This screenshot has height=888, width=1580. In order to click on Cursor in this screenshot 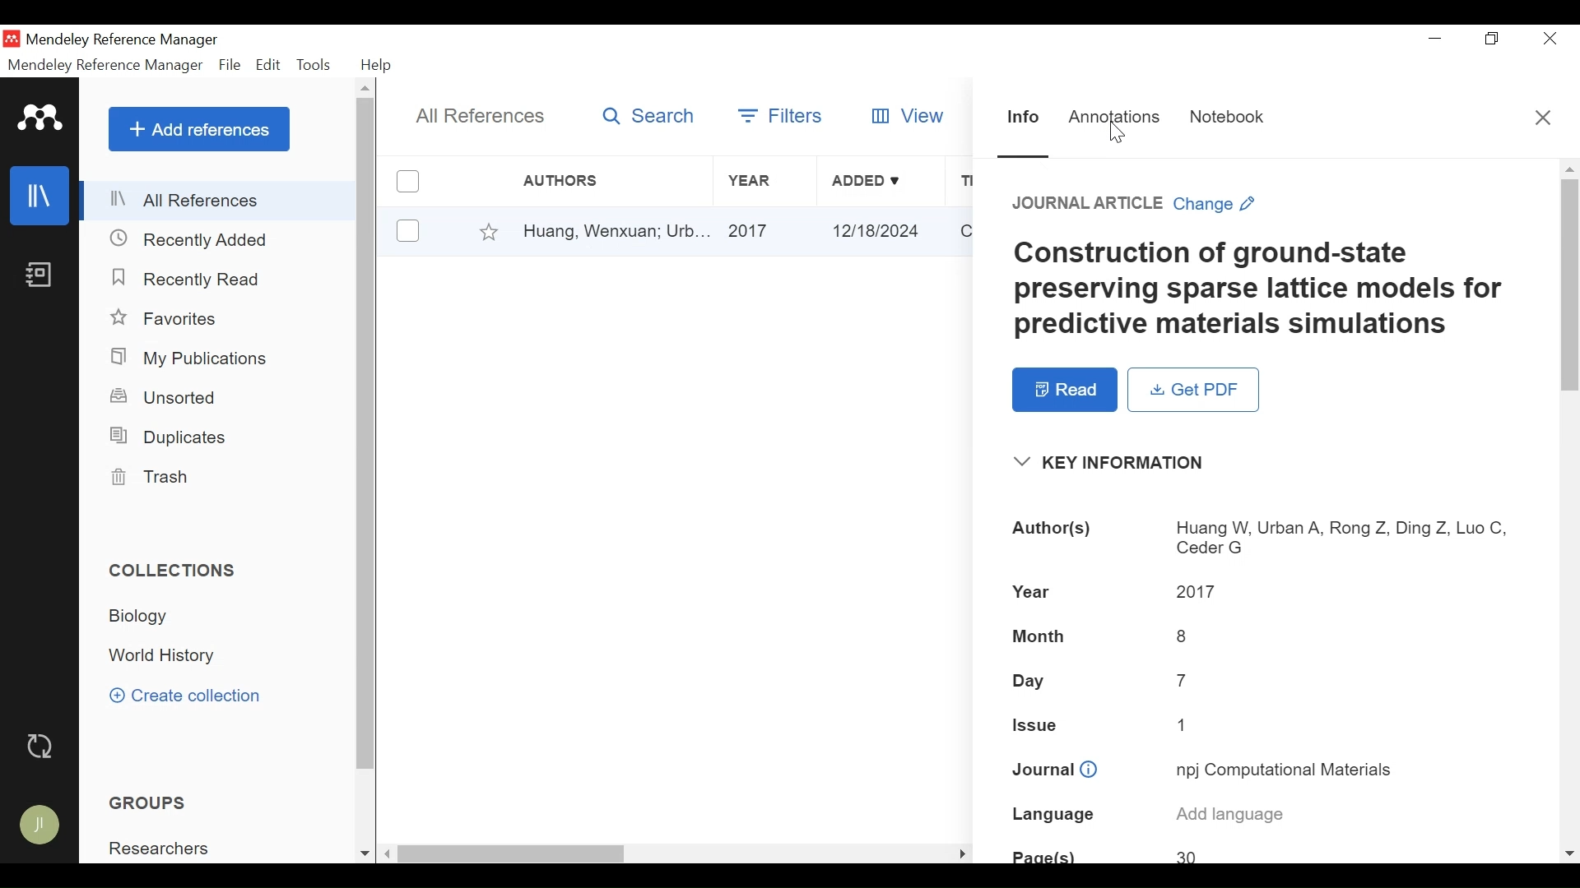, I will do `click(1119, 132)`.